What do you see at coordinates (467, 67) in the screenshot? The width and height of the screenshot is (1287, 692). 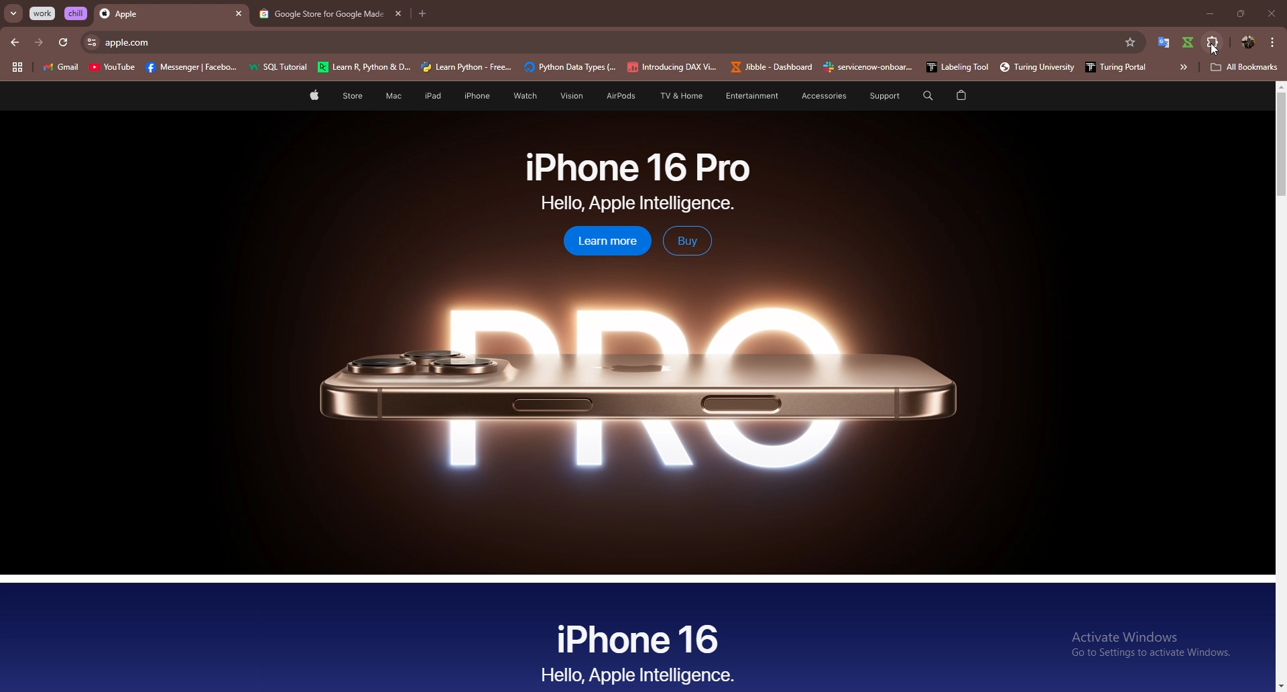 I see `Learn  Python- Free` at bounding box center [467, 67].